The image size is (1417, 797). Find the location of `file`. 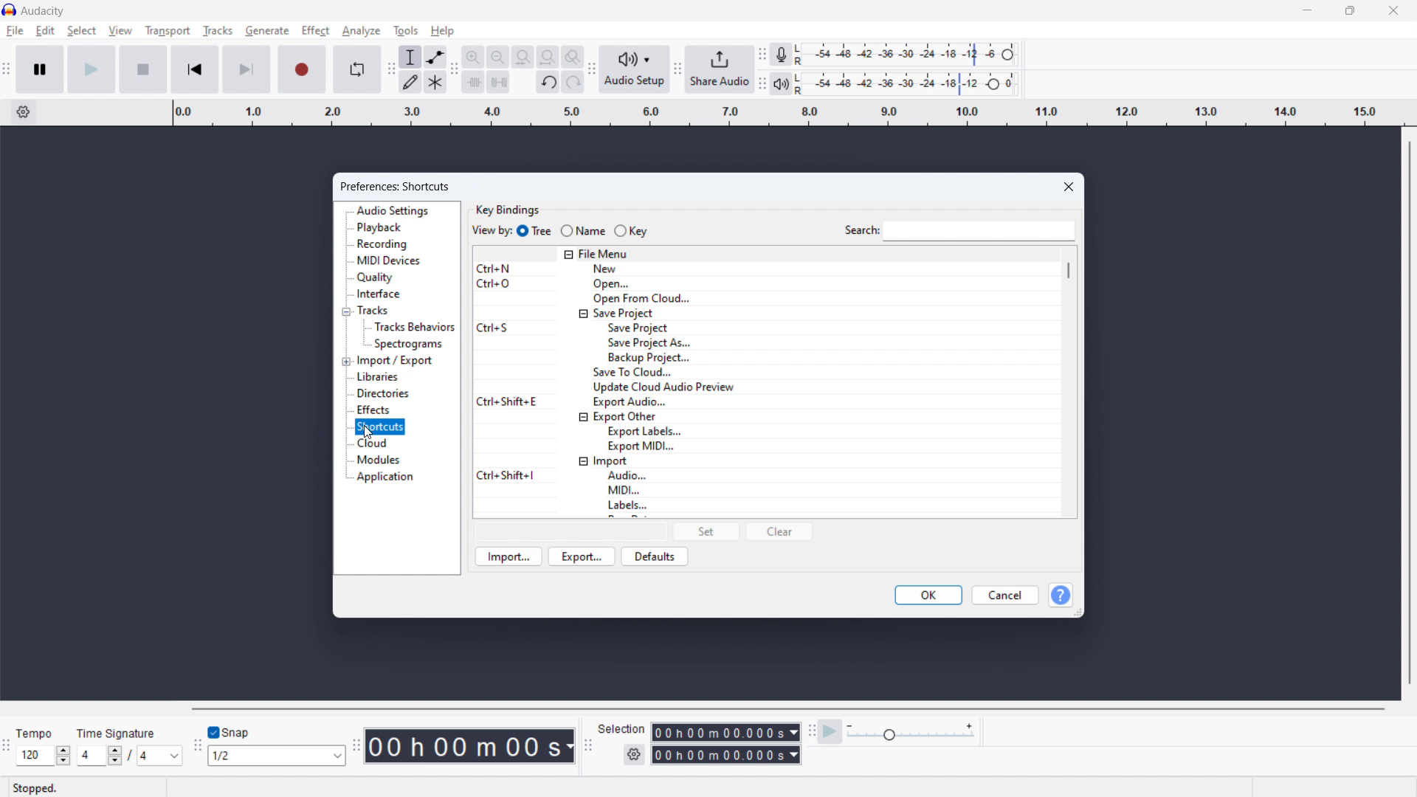

file is located at coordinates (15, 30).